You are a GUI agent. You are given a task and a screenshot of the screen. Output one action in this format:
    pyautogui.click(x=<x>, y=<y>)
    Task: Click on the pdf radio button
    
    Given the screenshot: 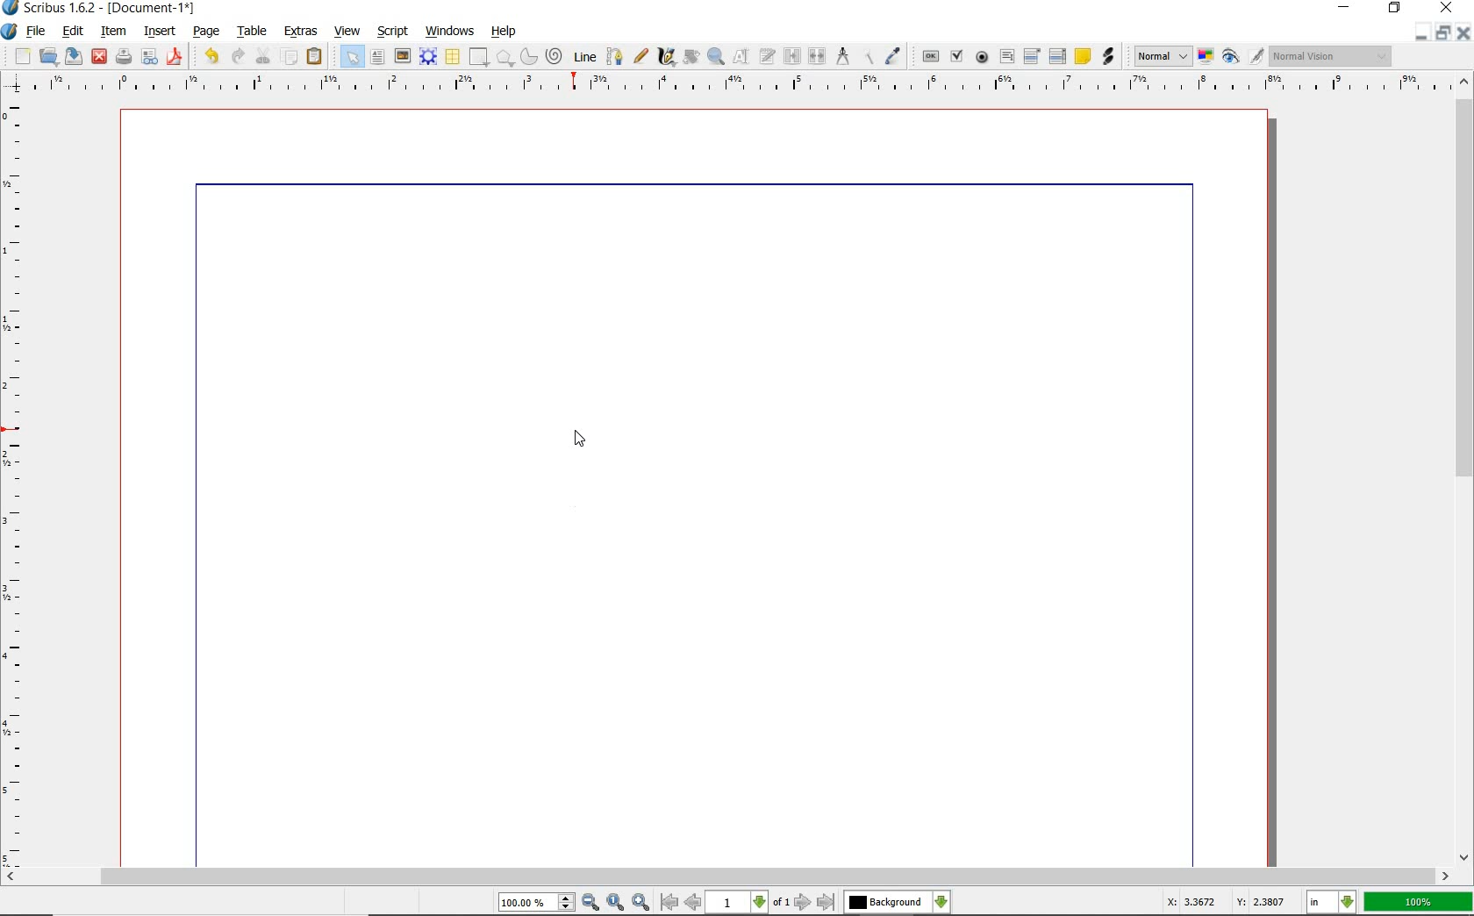 What is the action you would take?
    pyautogui.click(x=983, y=58)
    